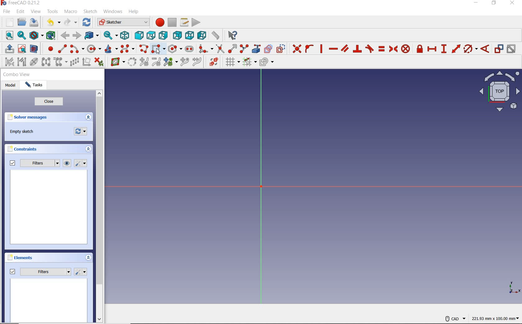 The height and width of the screenshot is (324, 522). Describe the element at coordinates (495, 318) in the screenshot. I see `221.93mmx100.00mm` at that location.